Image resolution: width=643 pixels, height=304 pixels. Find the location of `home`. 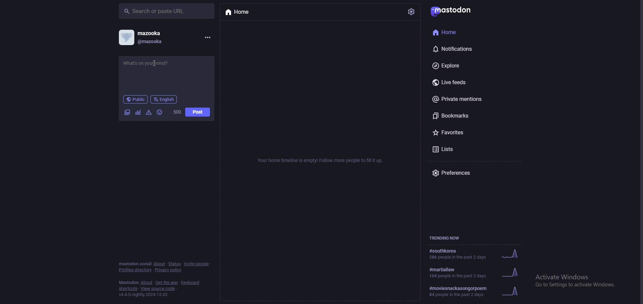

home is located at coordinates (461, 31).